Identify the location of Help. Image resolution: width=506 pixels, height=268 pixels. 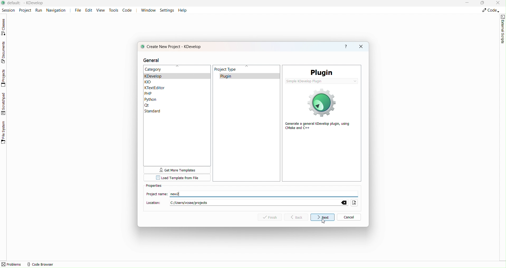
(182, 10).